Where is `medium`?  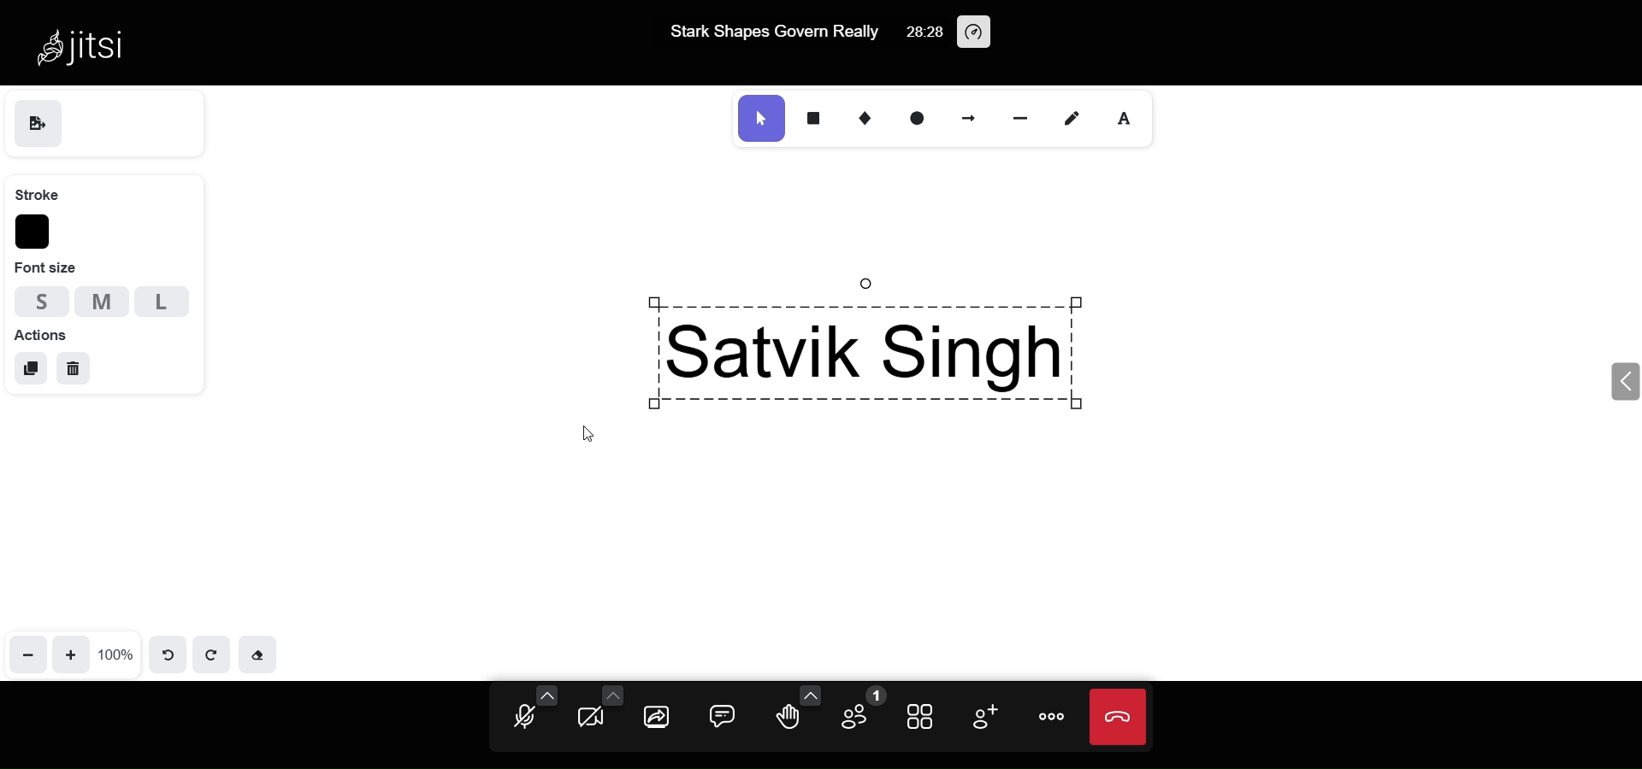 medium is located at coordinates (102, 301).